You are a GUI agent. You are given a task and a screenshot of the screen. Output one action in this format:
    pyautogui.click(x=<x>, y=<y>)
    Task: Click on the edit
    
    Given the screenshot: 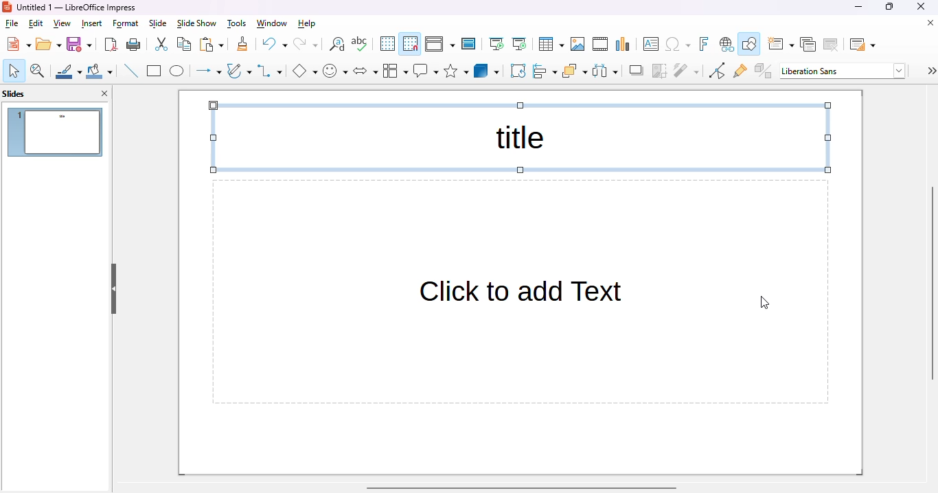 What is the action you would take?
    pyautogui.click(x=36, y=23)
    